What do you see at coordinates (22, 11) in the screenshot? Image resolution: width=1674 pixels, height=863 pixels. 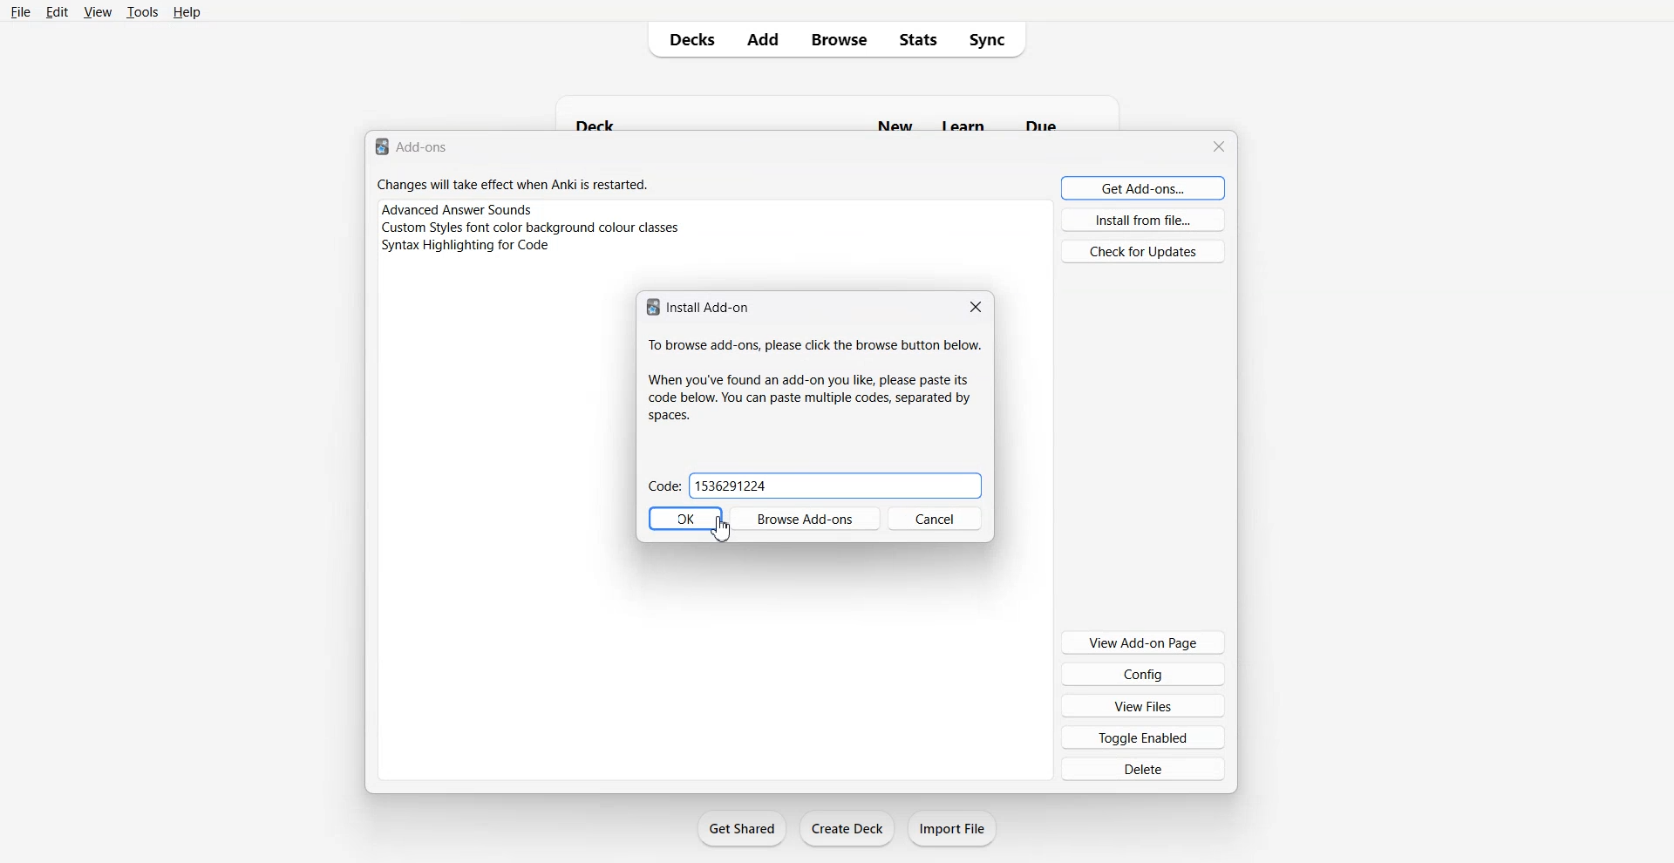 I see `File` at bounding box center [22, 11].